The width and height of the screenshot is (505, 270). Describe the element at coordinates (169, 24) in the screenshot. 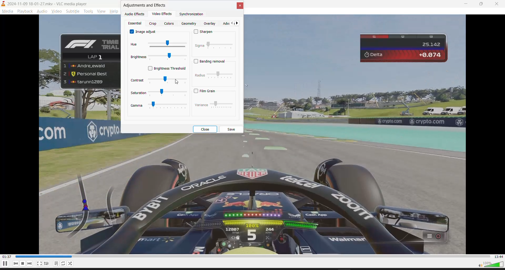

I see `colors` at that location.